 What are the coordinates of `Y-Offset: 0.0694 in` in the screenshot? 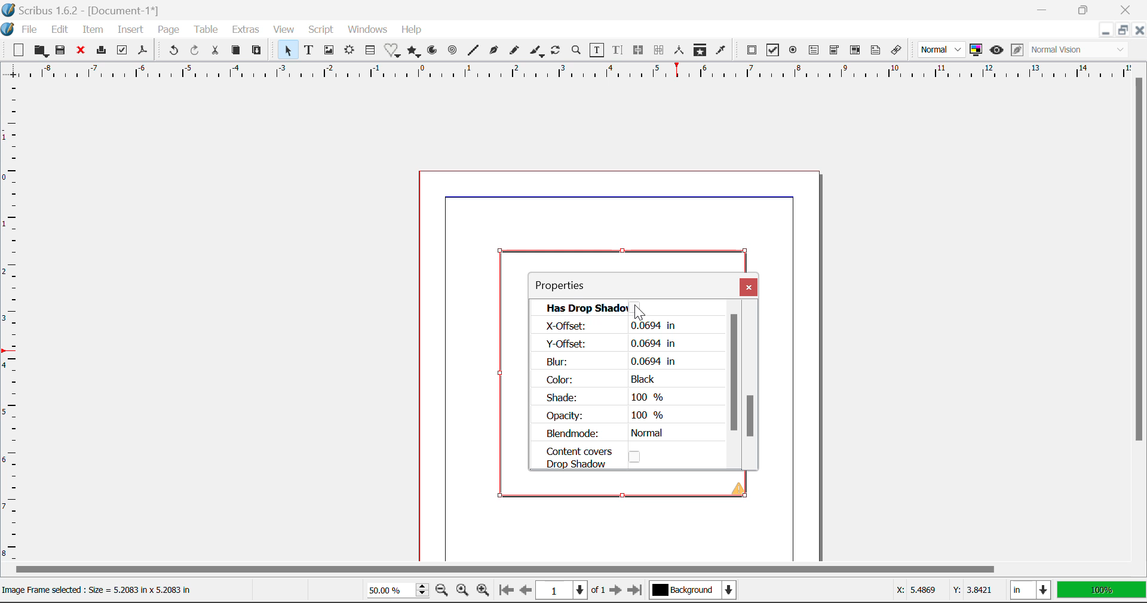 It's located at (612, 344).